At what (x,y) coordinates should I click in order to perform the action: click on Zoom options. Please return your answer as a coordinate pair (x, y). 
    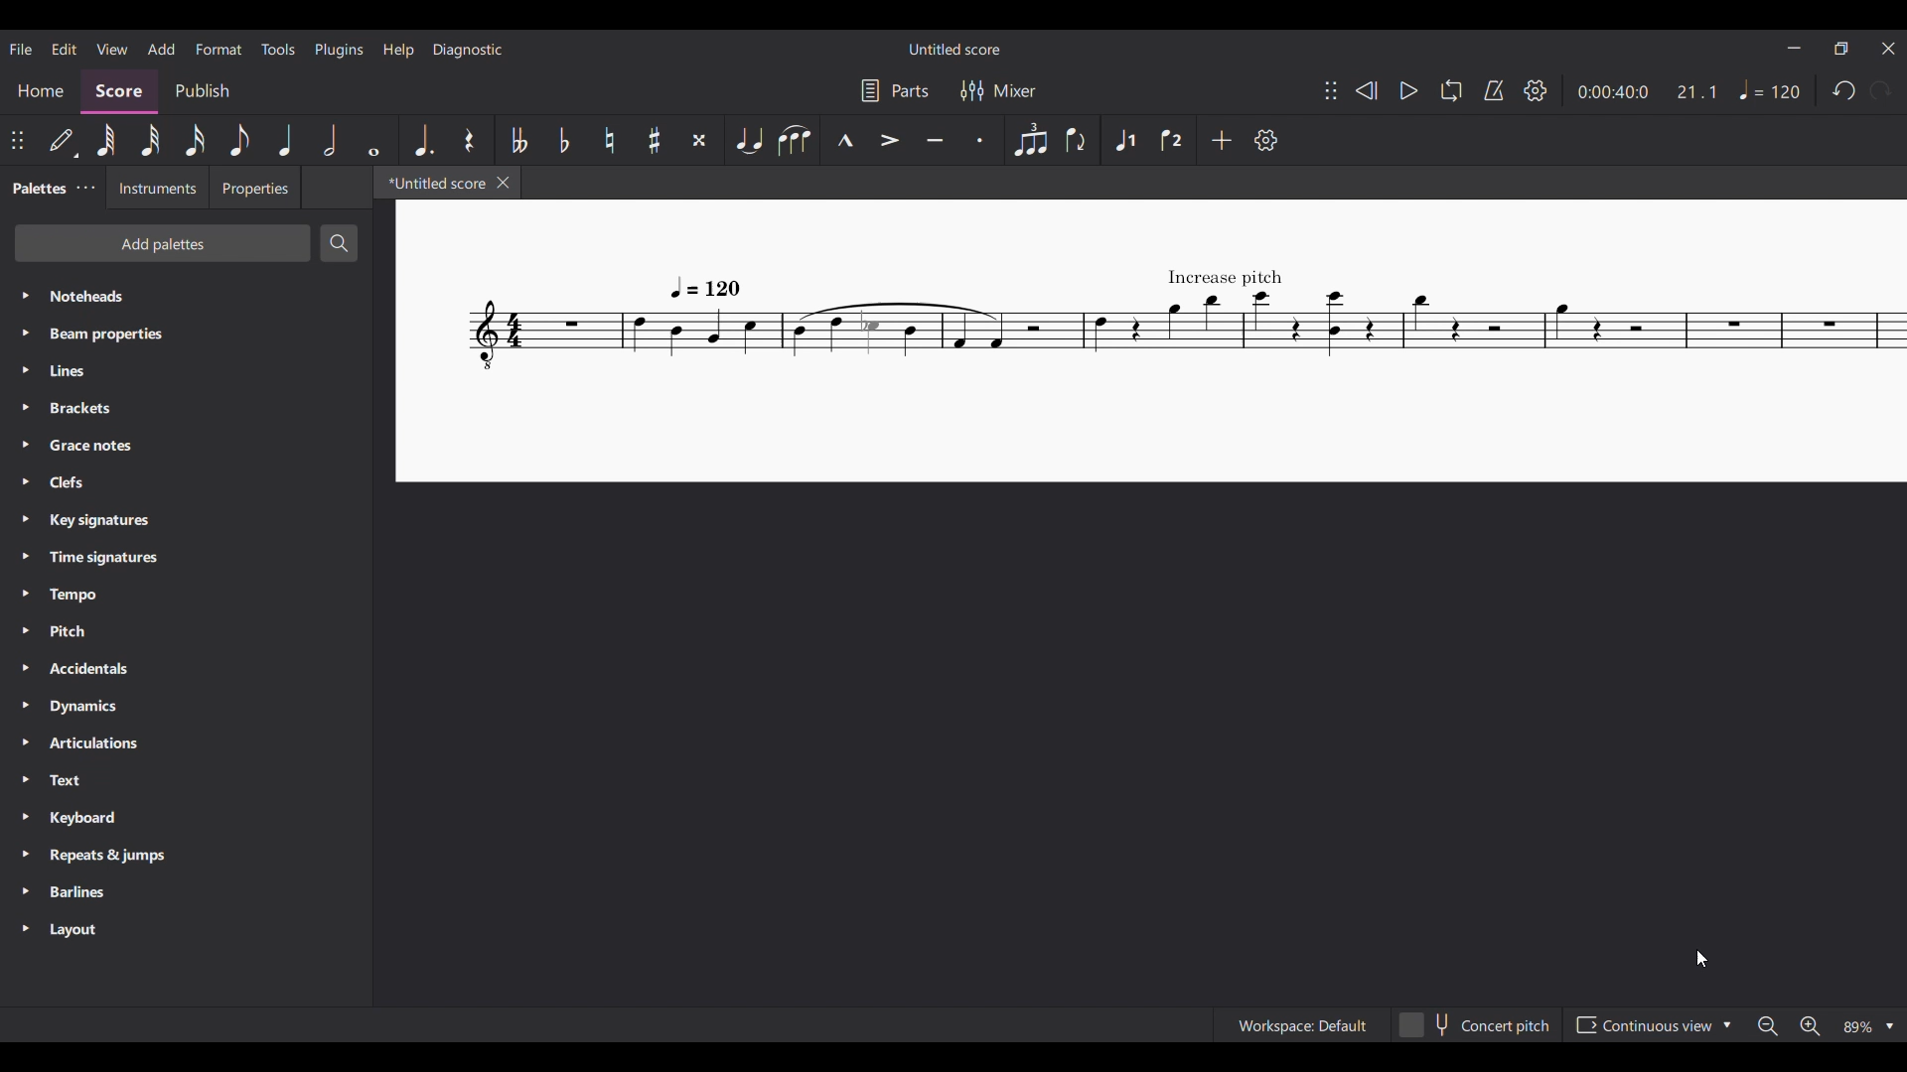
    Looking at the image, I should click on (1868, 1026).